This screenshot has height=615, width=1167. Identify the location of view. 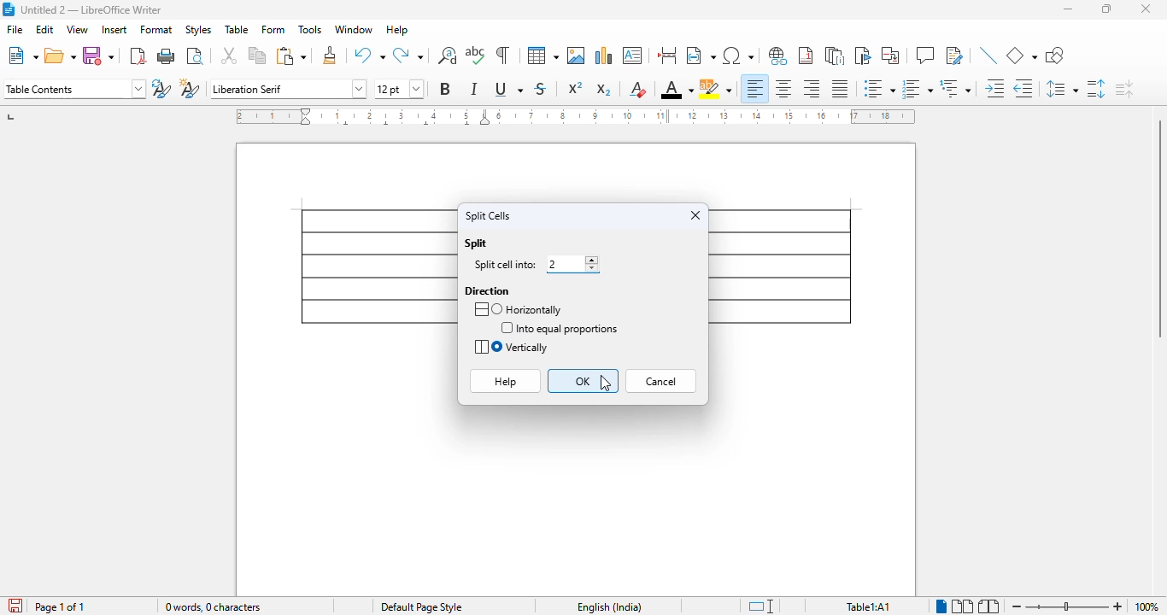
(77, 29).